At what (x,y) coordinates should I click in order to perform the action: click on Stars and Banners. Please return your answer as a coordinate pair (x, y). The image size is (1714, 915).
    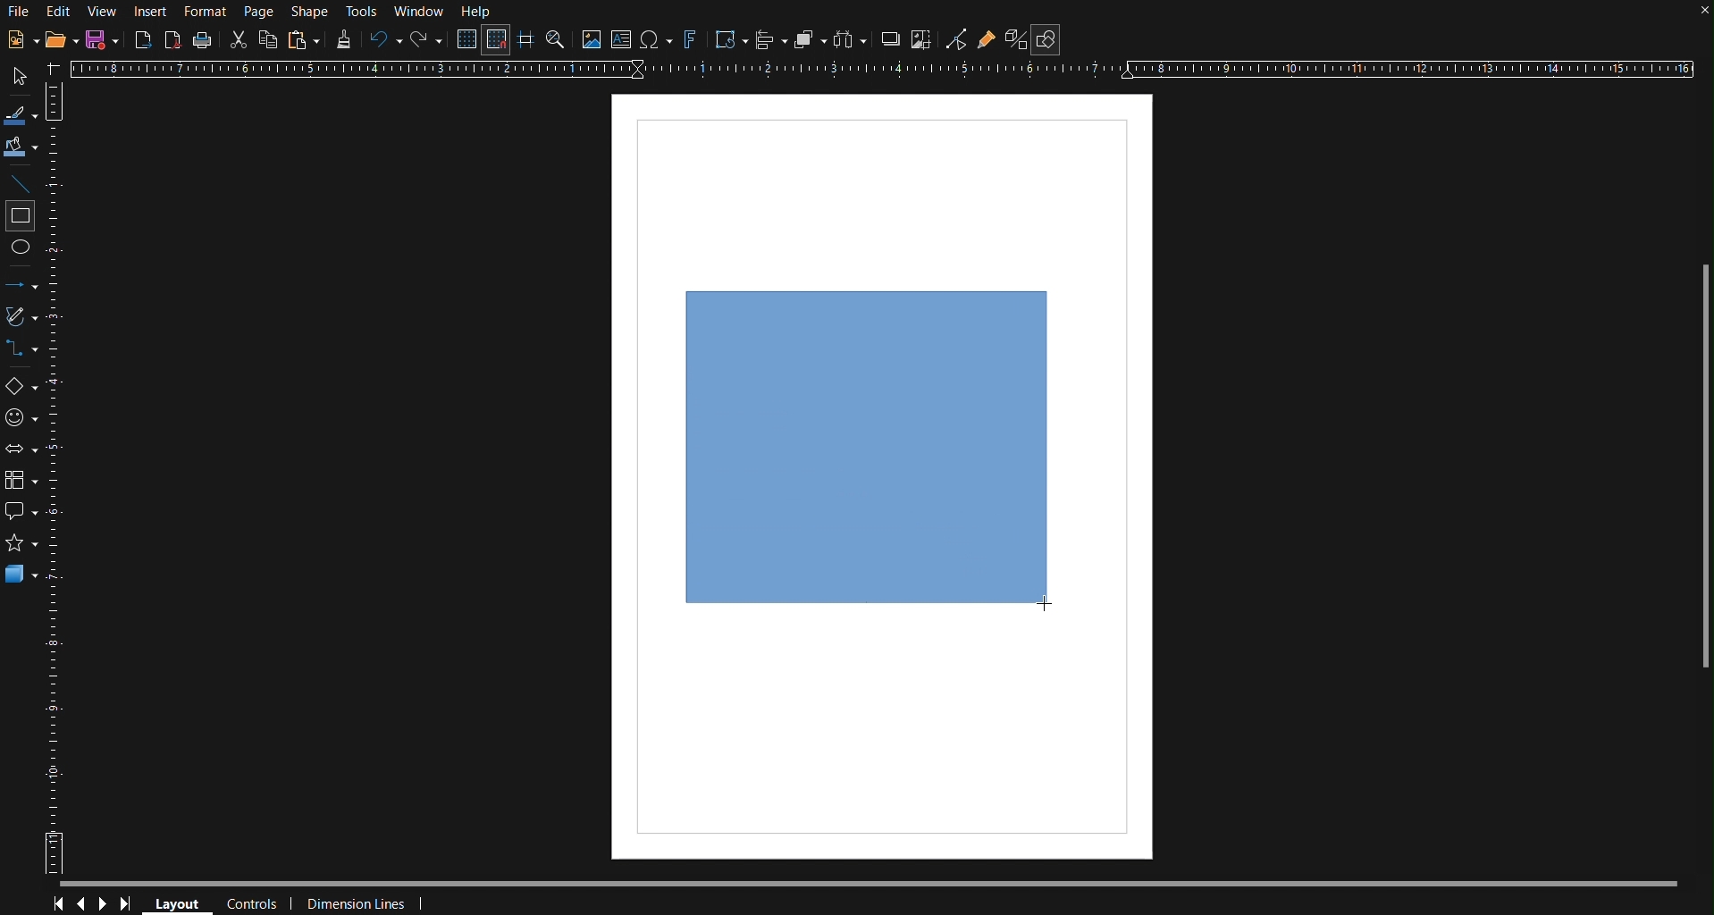
    Looking at the image, I should click on (23, 541).